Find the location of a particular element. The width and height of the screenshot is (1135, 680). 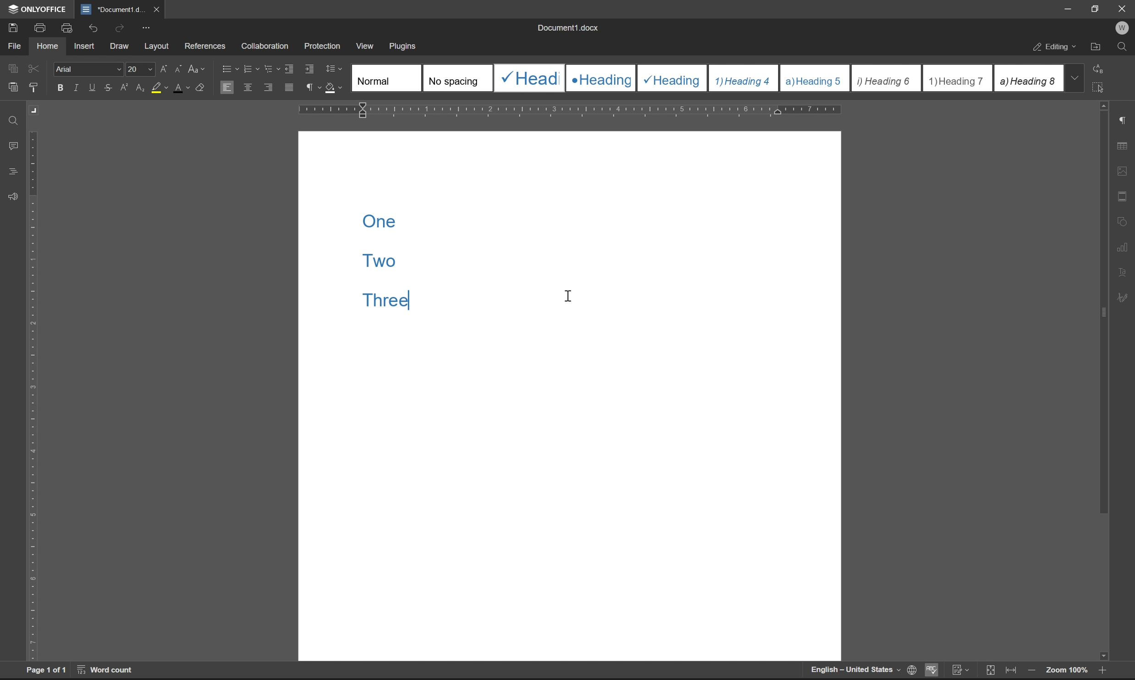

undo is located at coordinates (92, 29).